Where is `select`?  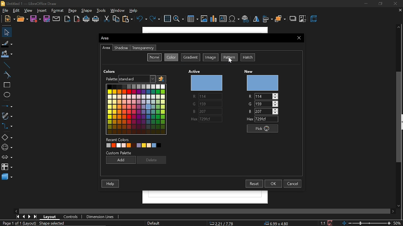 select is located at coordinates (7, 32).